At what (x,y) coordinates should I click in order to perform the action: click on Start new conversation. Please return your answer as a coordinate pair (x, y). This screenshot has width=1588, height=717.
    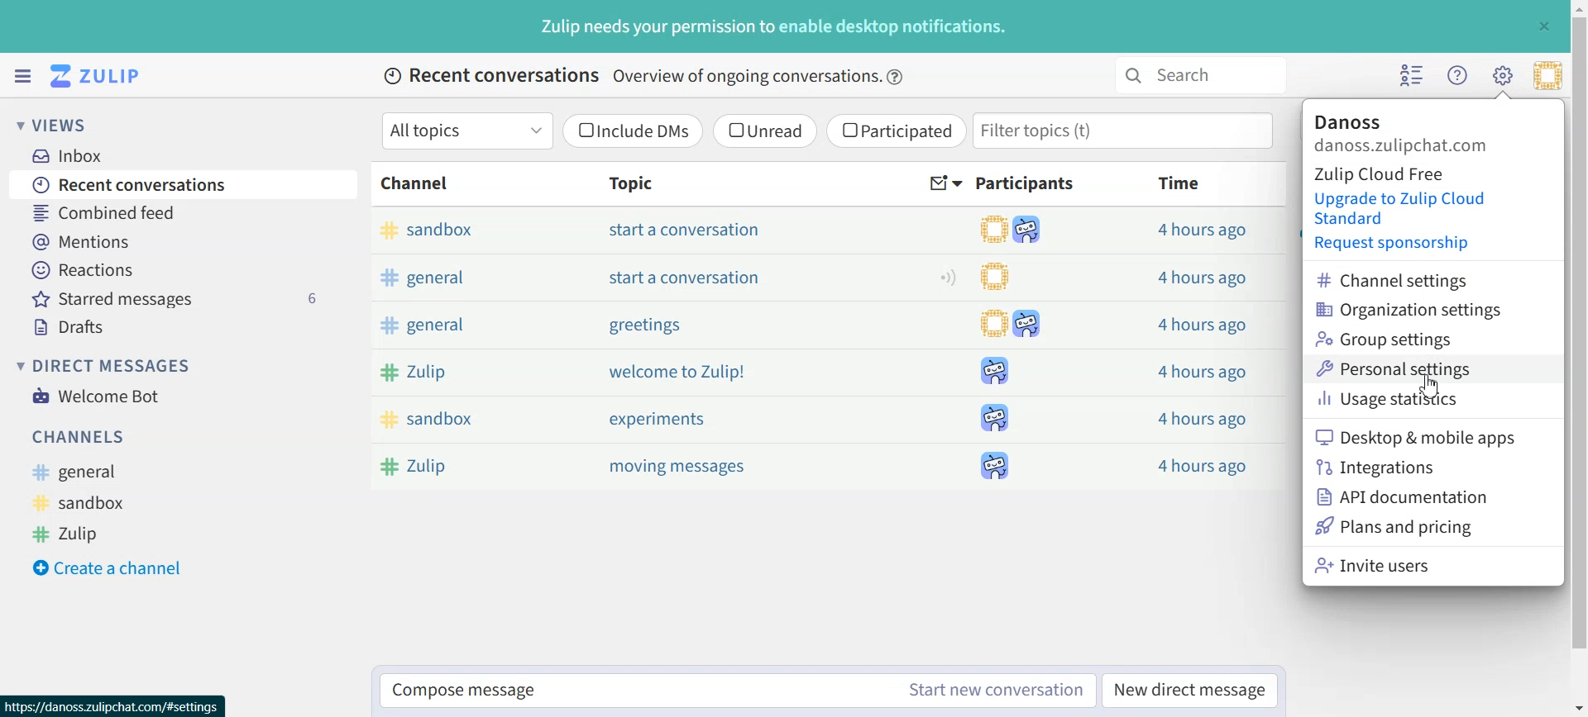
    Looking at the image, I should click on (997, 690).